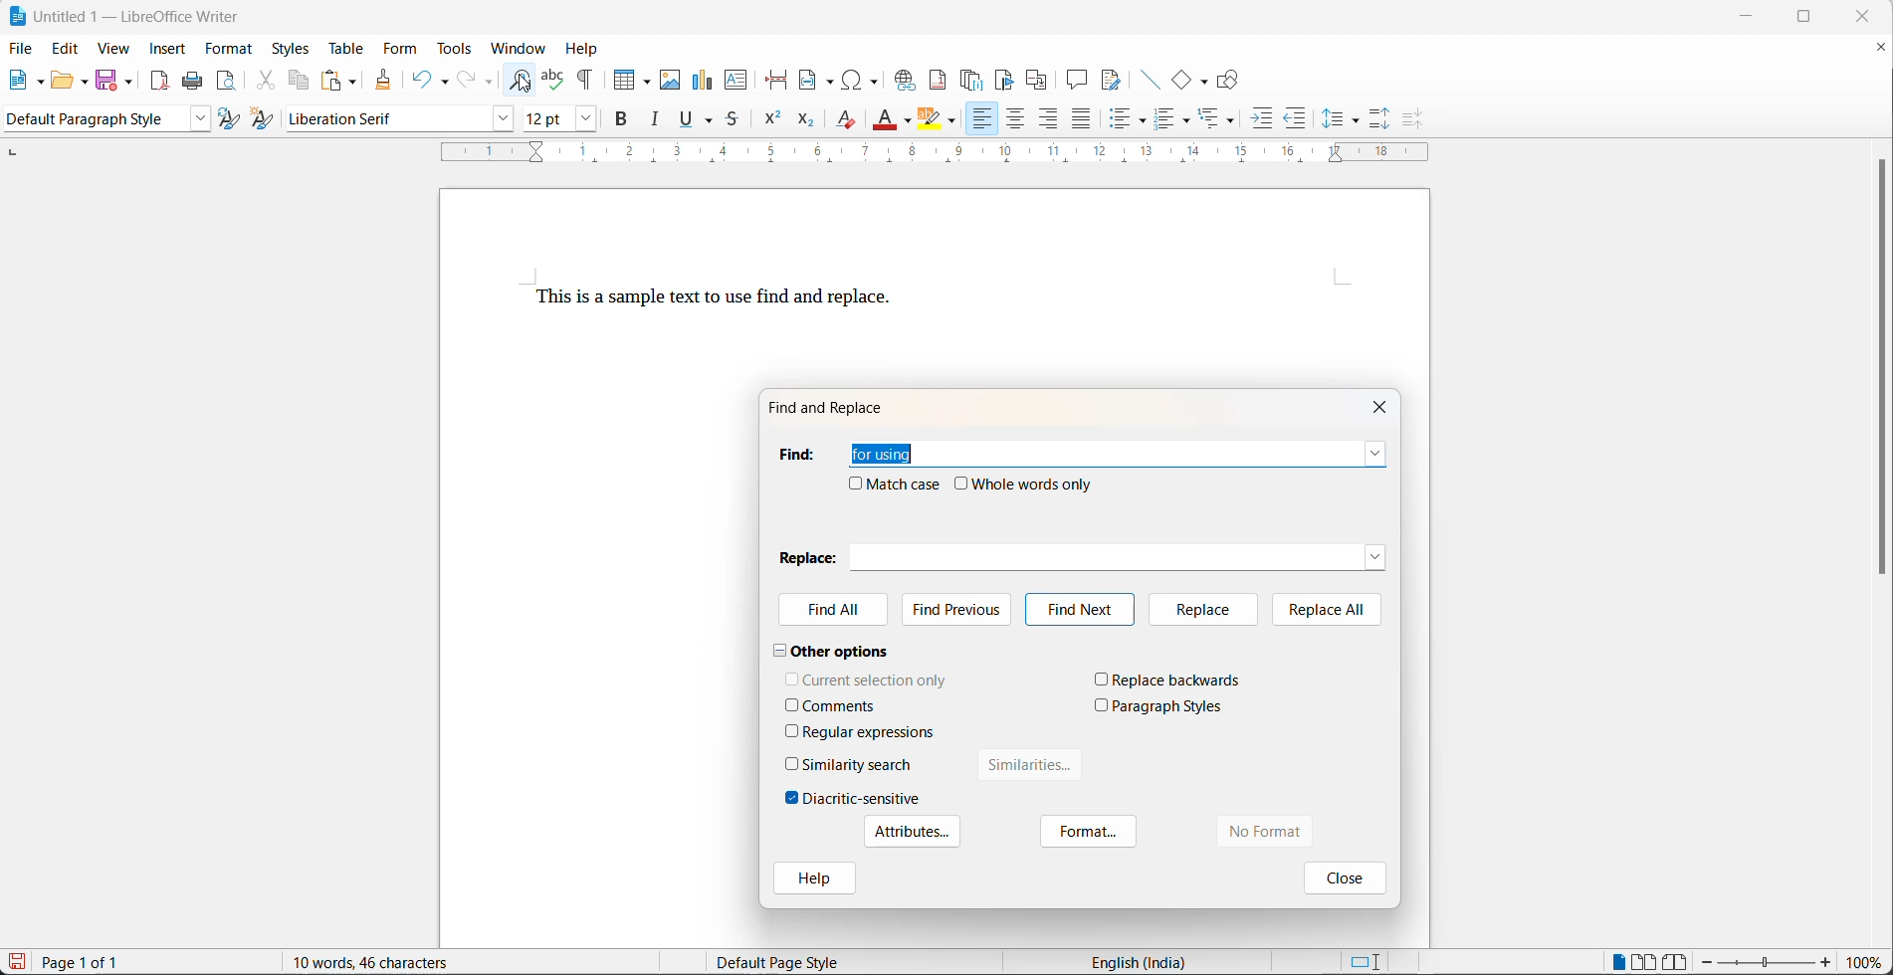 The width and height of the screenshot is (1893, 975). I want to click on toggle ordered list, so click(1166, 120).